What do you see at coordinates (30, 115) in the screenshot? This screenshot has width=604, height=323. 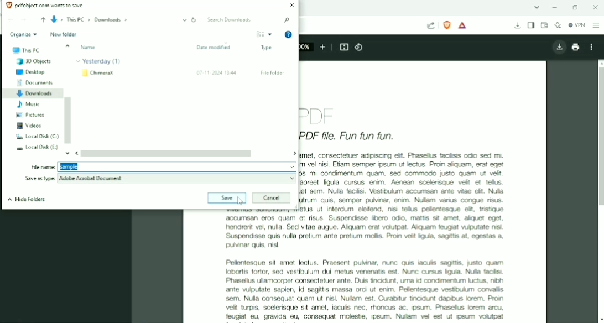 I see `Pictures` at bounding box center [30, 115].